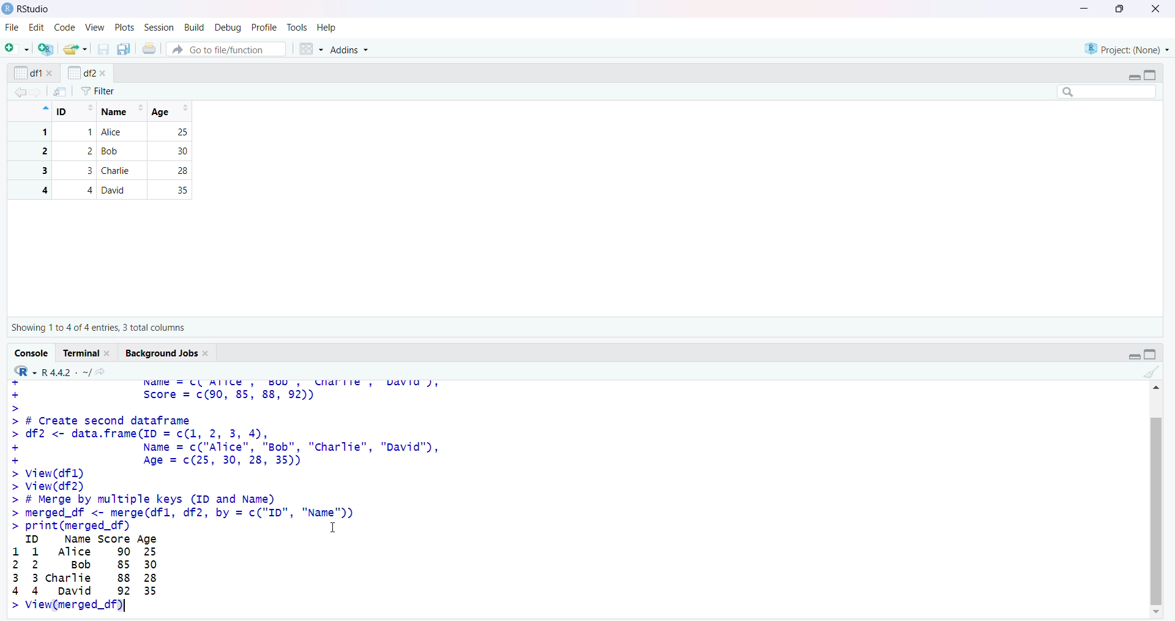 The height and width of the screenshot is (621, 1175). What do you see at coordinates (121, 111) in the screenshot?
I see `Name` at bounding box center [121, 111].